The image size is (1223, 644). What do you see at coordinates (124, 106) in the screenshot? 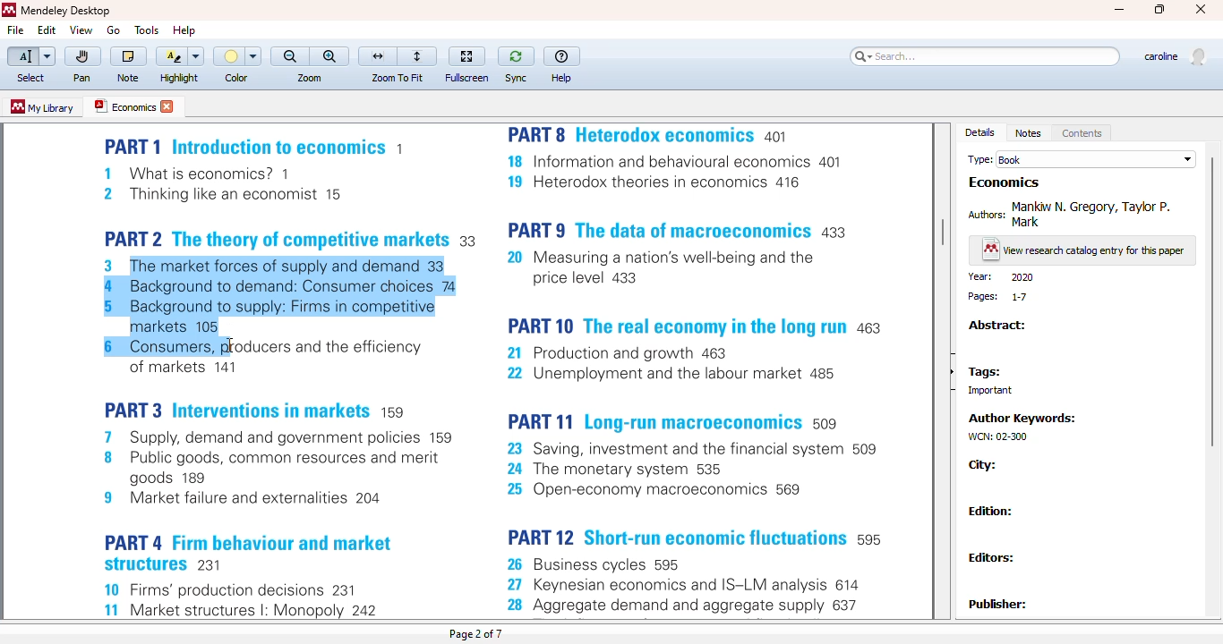
I see `economics` at bounding box center [124, 106].